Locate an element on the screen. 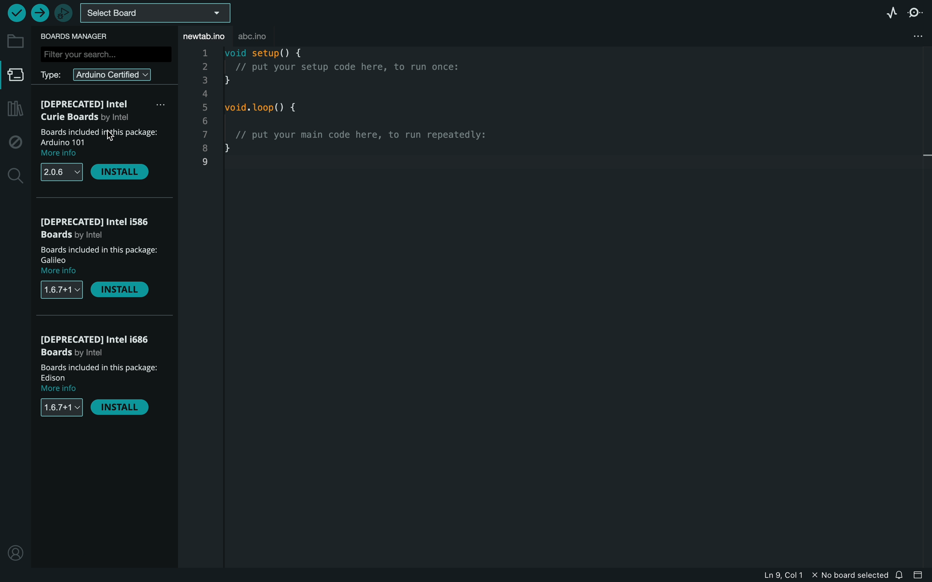 This screenshot has height=582, width=932. debug is located at coordinates (13, 140).